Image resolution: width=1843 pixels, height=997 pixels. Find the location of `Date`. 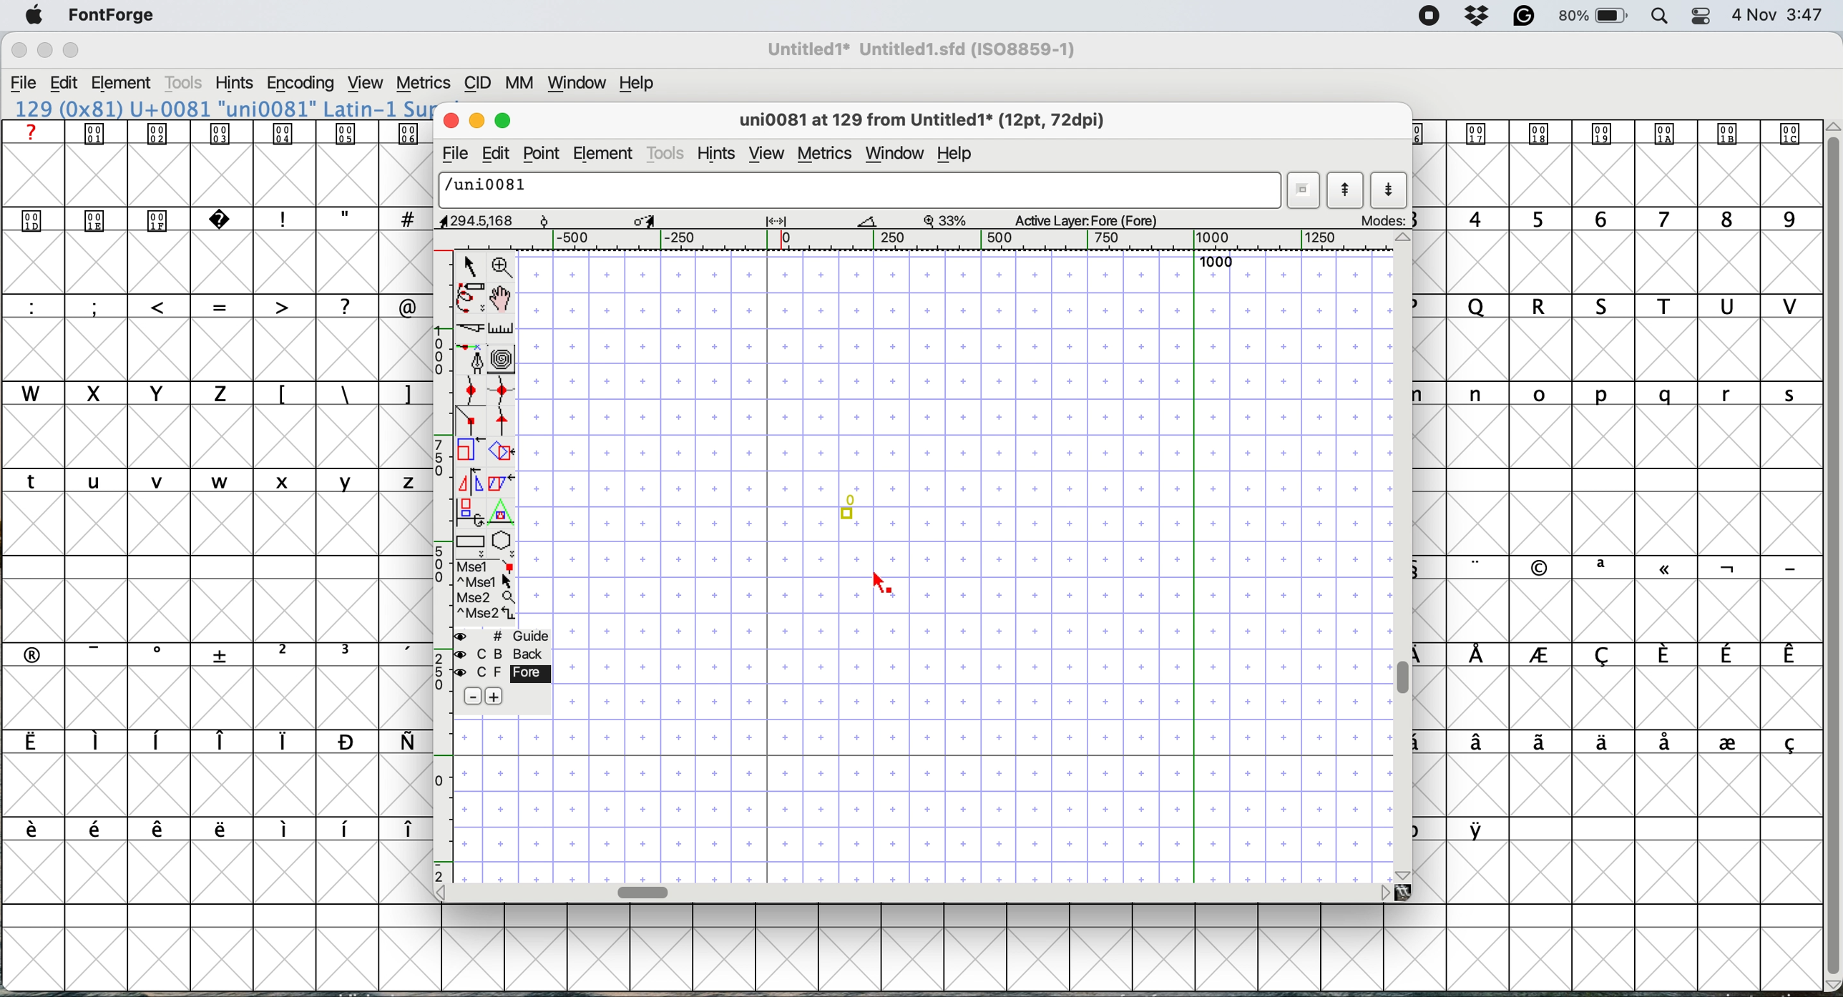

Date is located at coordinates (1754, 15).